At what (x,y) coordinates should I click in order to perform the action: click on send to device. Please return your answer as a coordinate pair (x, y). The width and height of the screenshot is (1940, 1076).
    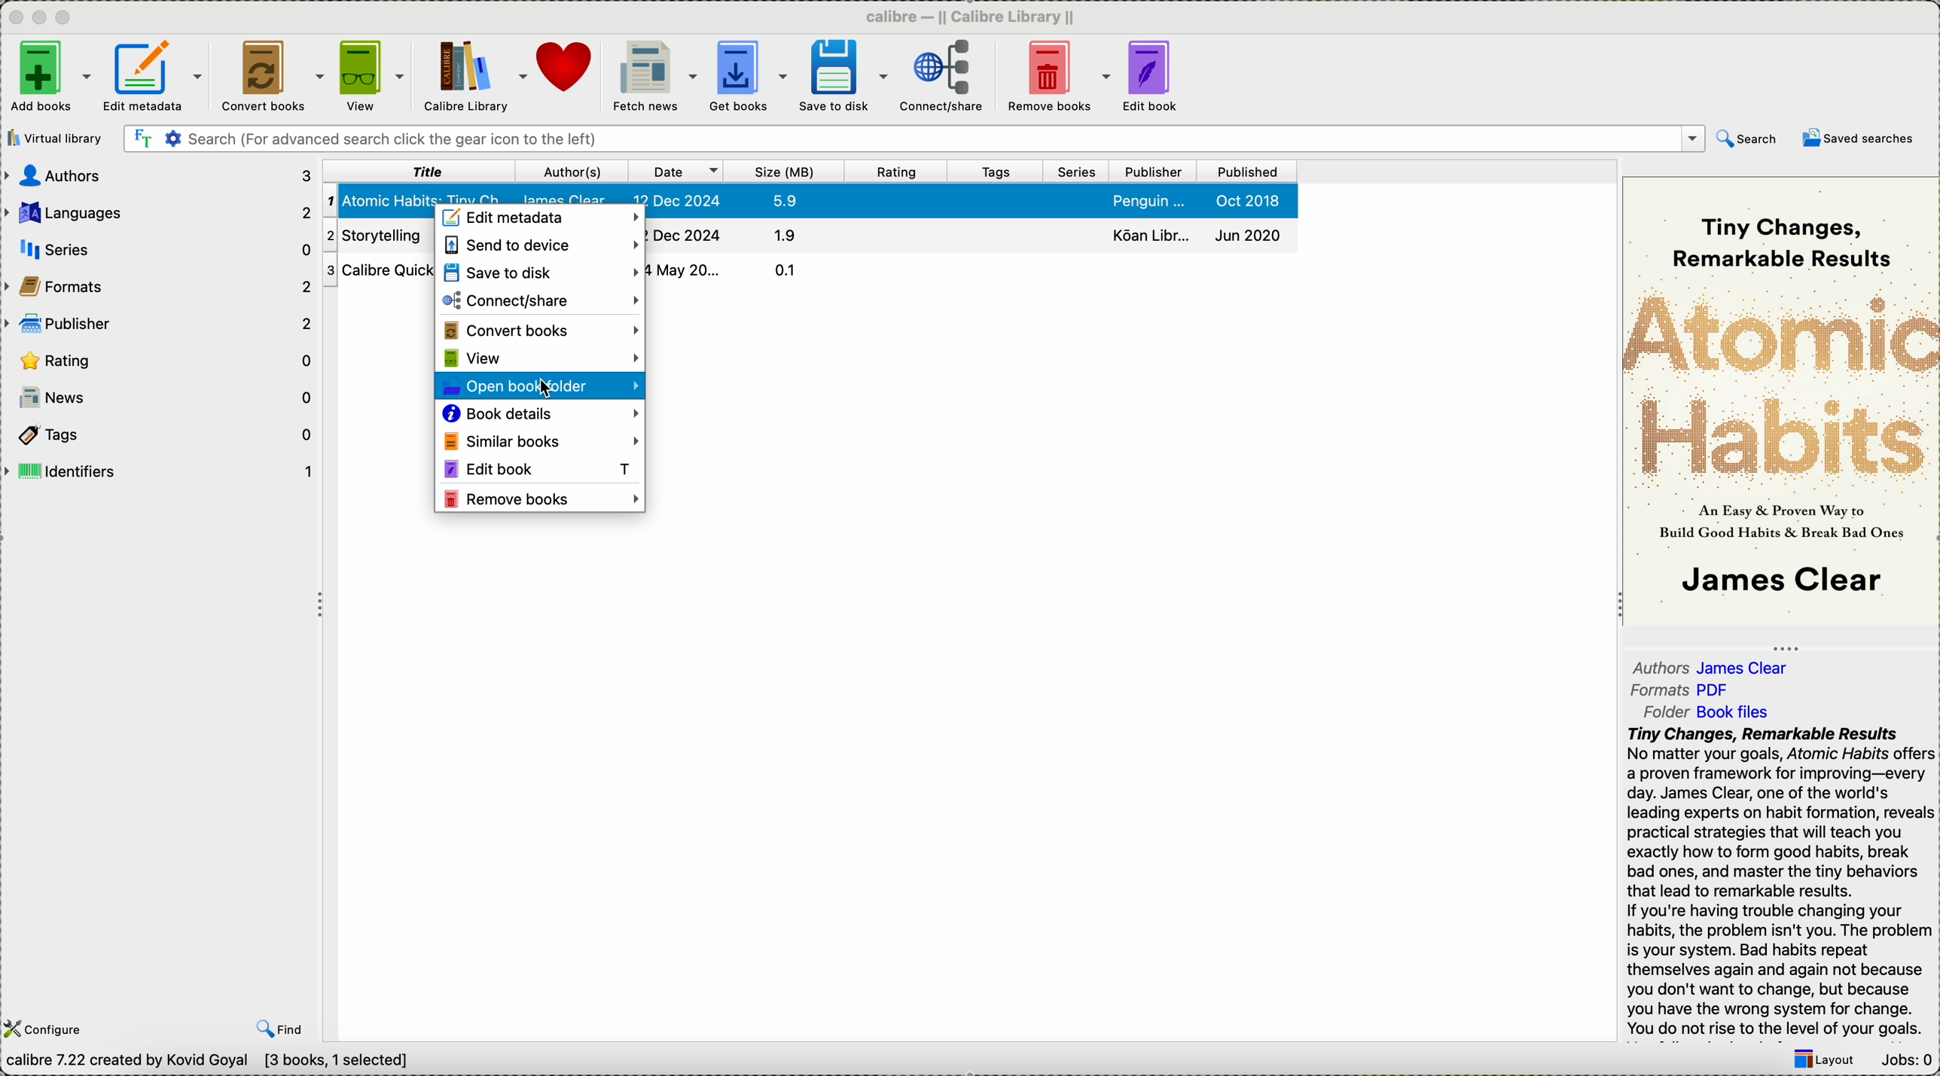
    Looking at the image, I should click on (538, 245).